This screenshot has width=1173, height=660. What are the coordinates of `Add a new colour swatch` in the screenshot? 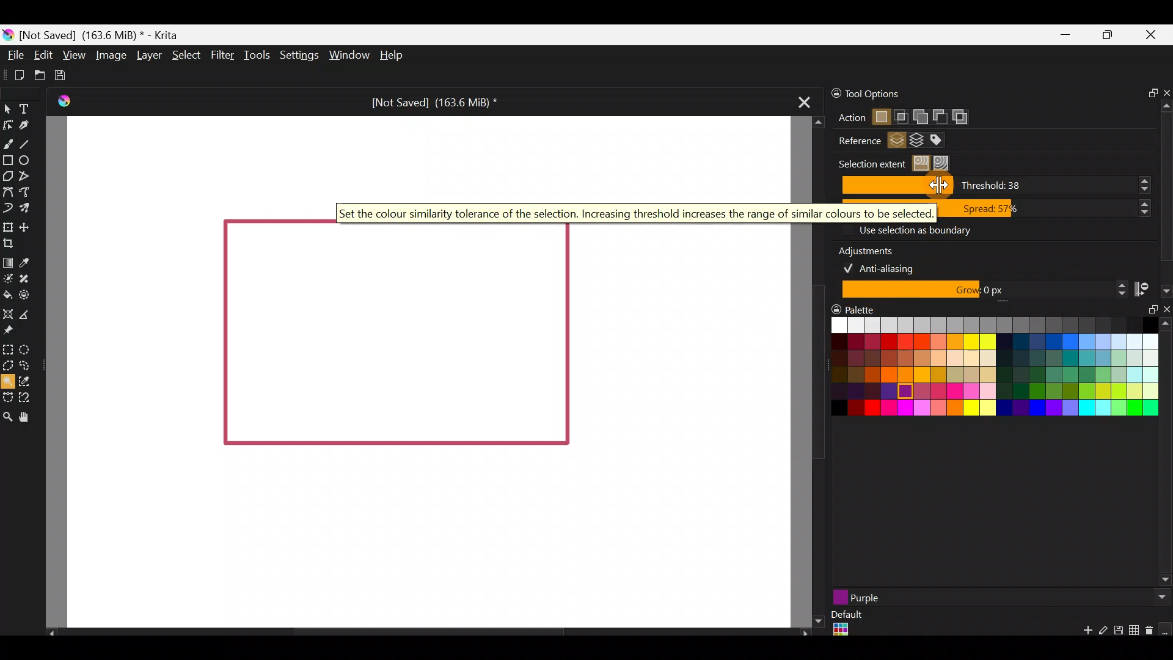 It's located at (1081, 633).